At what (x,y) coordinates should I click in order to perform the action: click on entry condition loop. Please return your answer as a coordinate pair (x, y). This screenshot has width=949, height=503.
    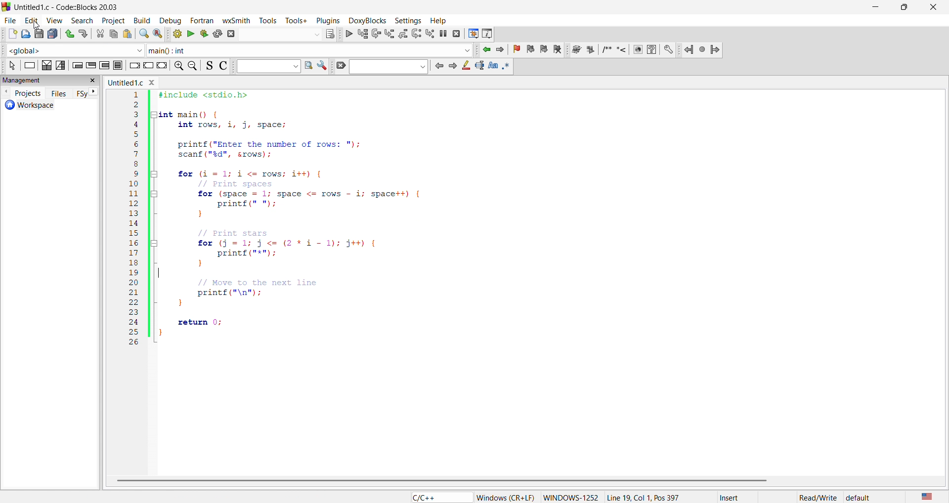
    Looking at the image, I should click on (77, 65).